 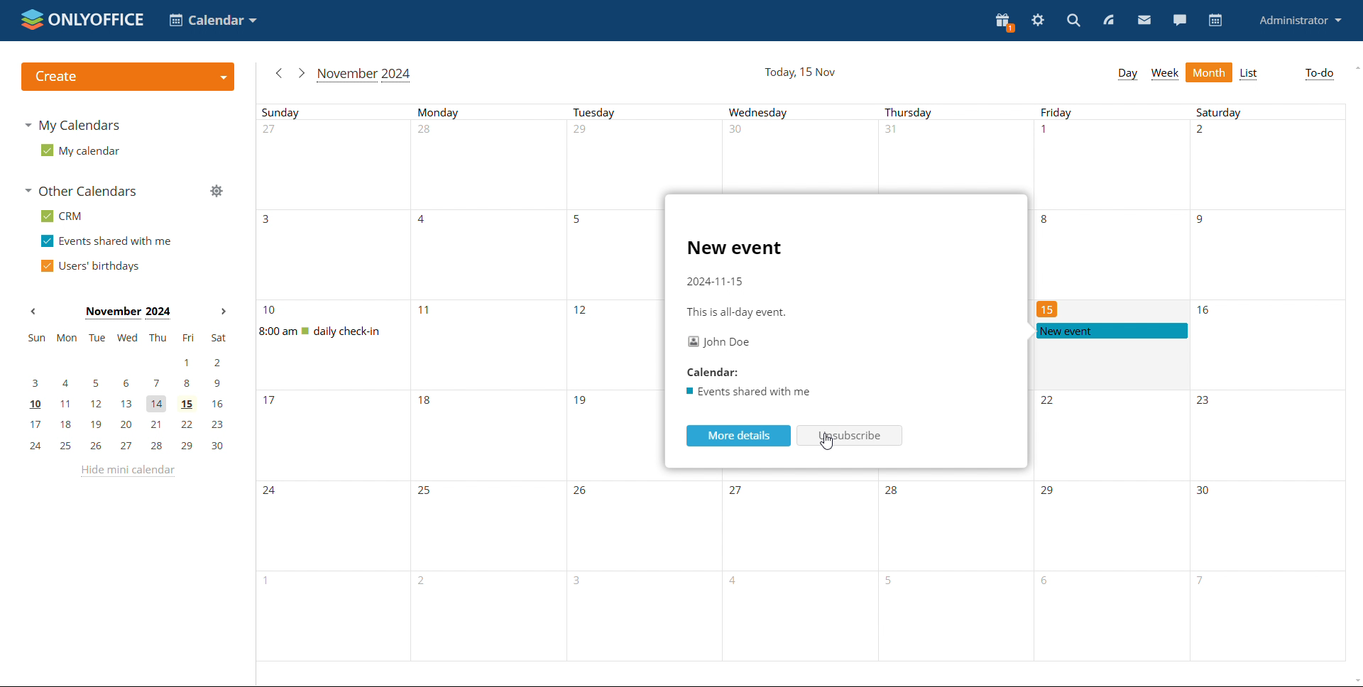 I want to click on , so click(x=427, y=492).